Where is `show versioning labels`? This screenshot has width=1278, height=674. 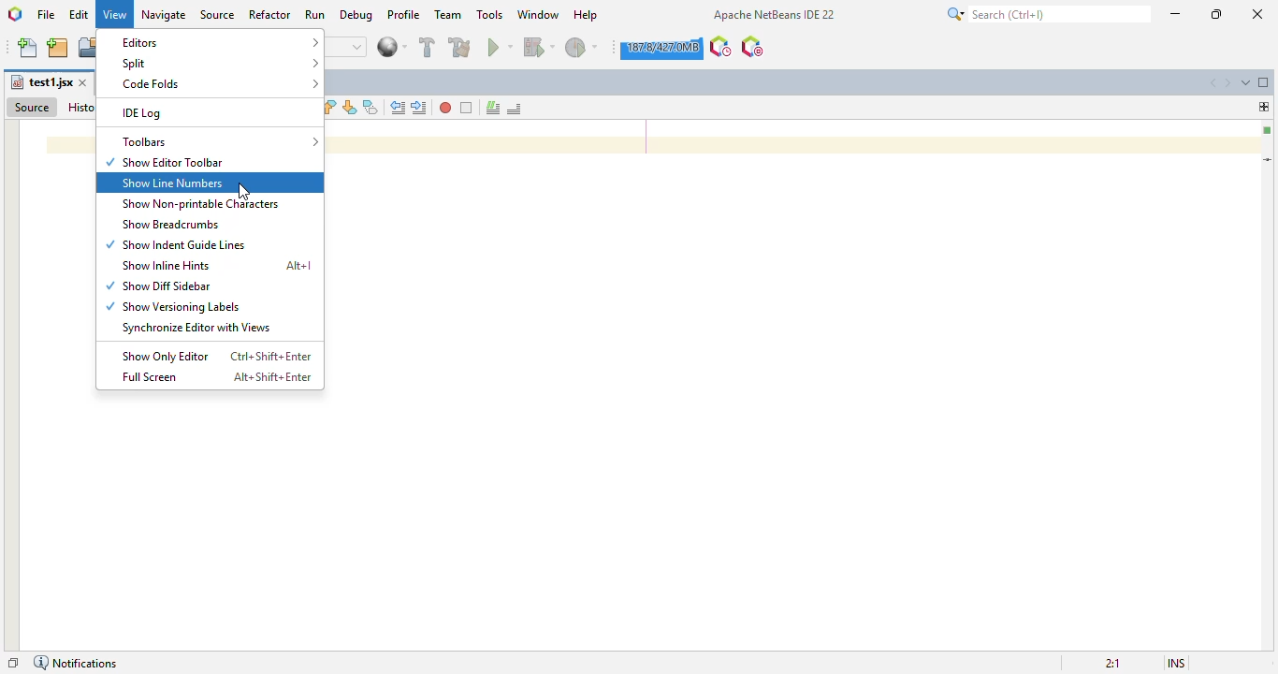 show versioning labels is located at coordinates (174, 307).